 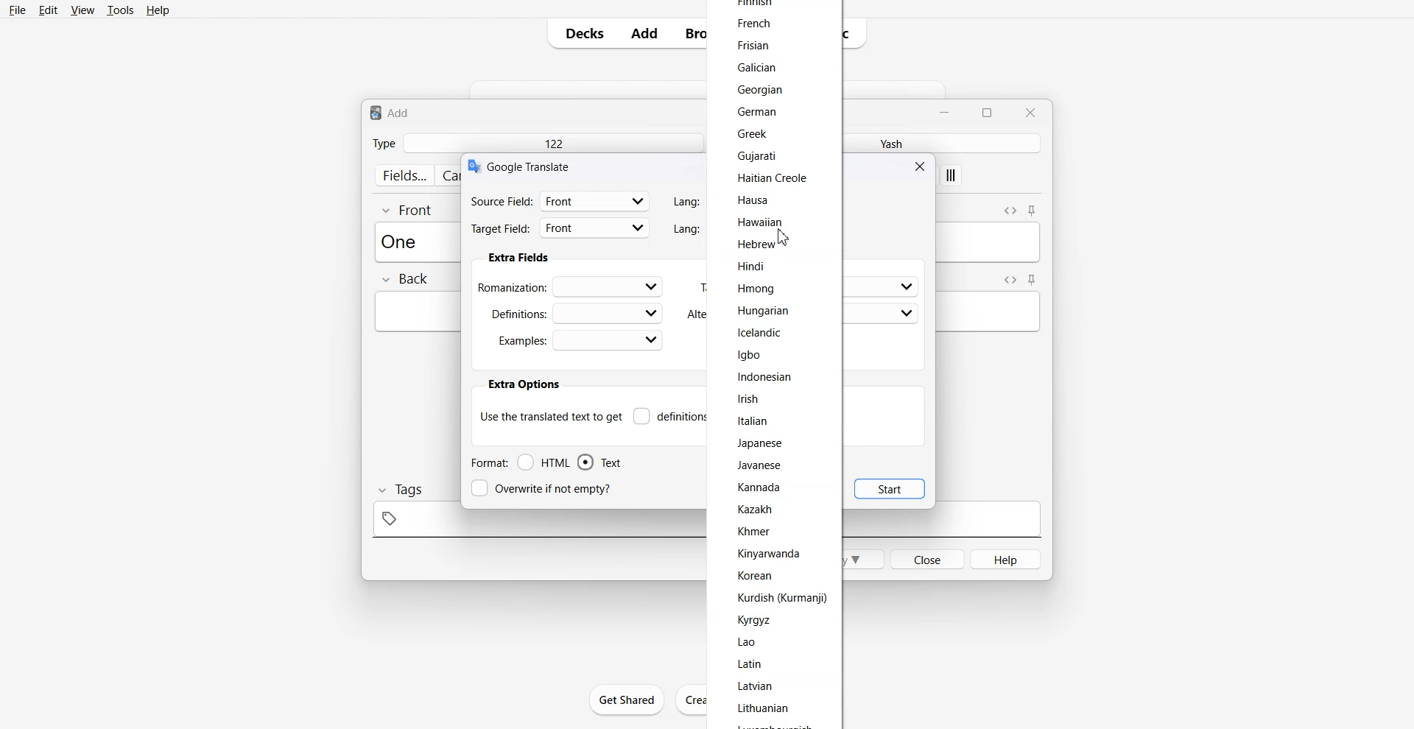 What do you see at coordinates (952, 177) in the screenshot?
I see `apply custom style` at bounding box center [952, 177].